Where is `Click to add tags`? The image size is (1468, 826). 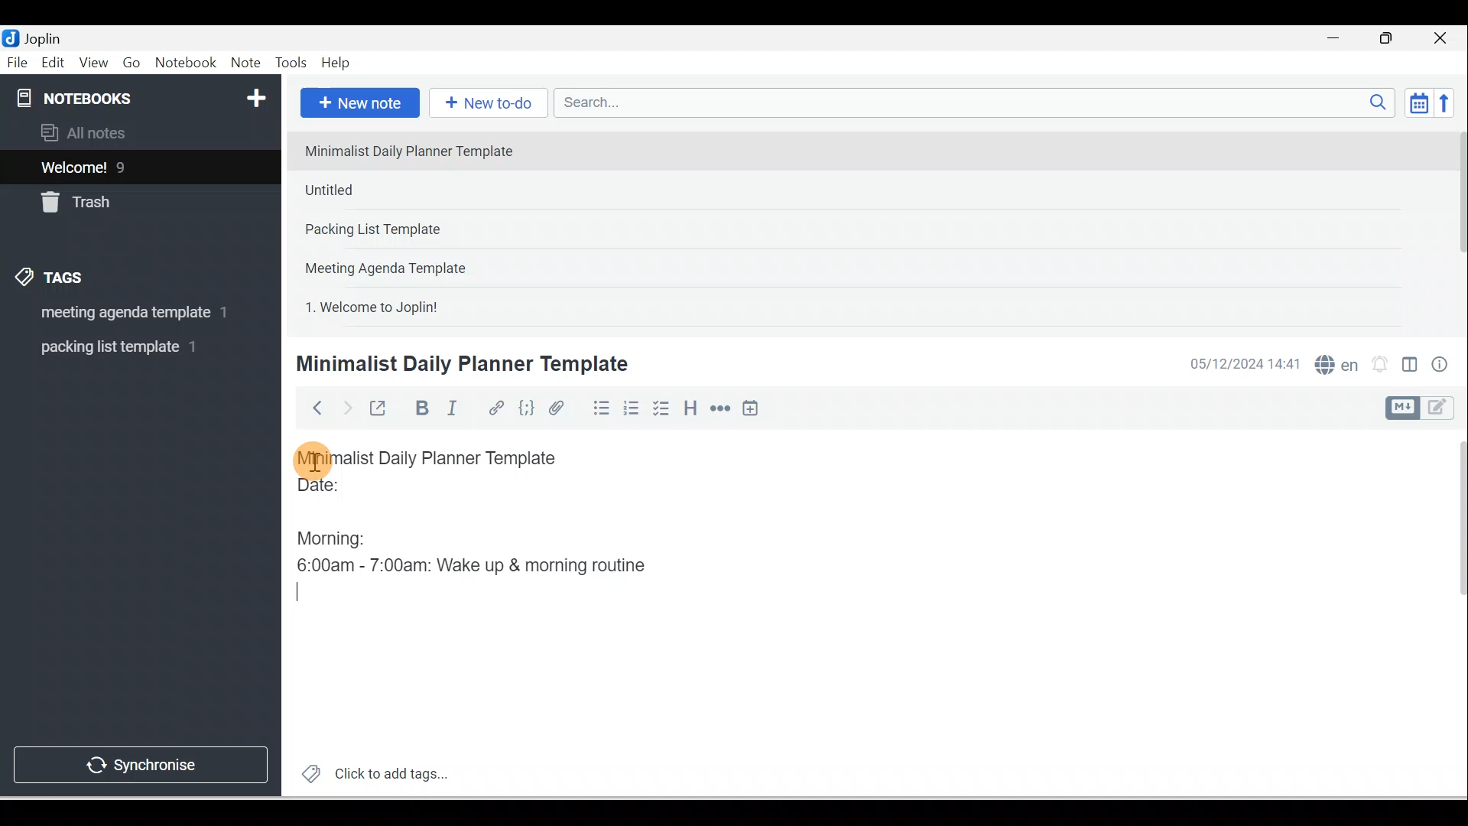
Click to add tags is located at coordinates (369, 772).